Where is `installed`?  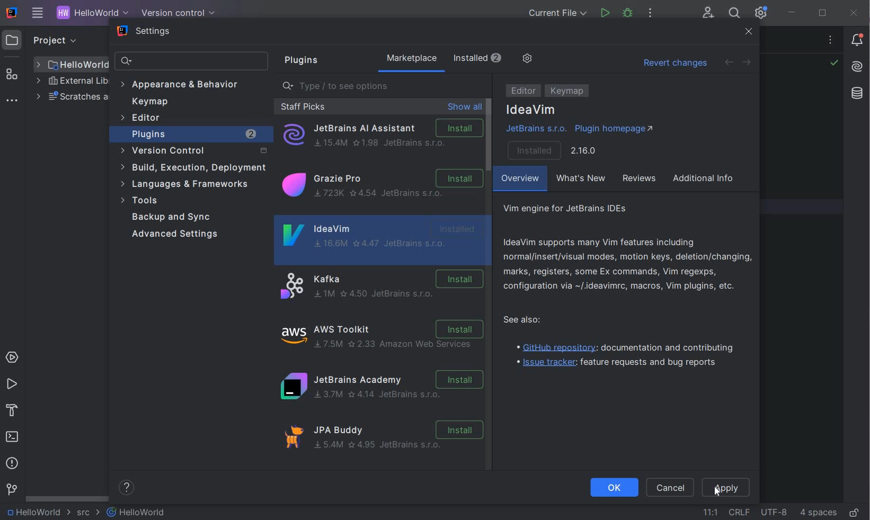
installed is located at coordinates (516, 58).